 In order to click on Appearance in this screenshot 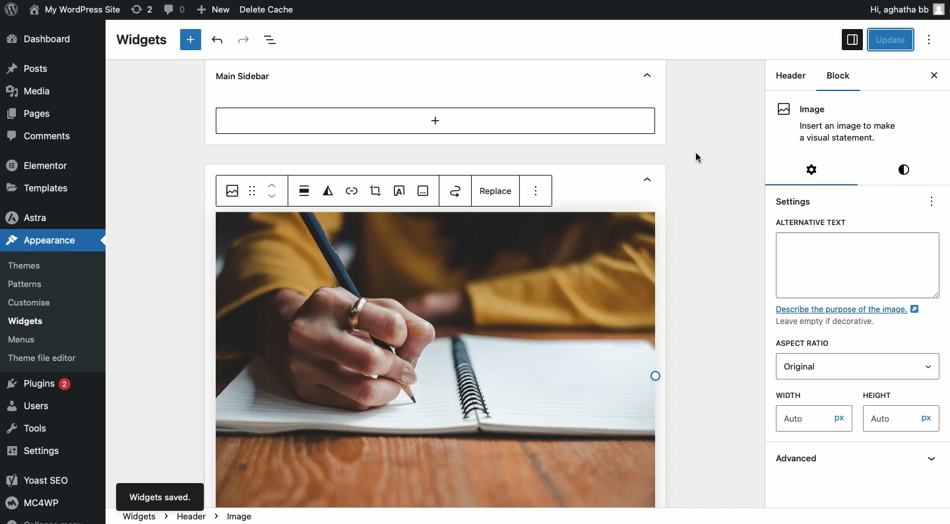, I will do `click(41, 239)`.